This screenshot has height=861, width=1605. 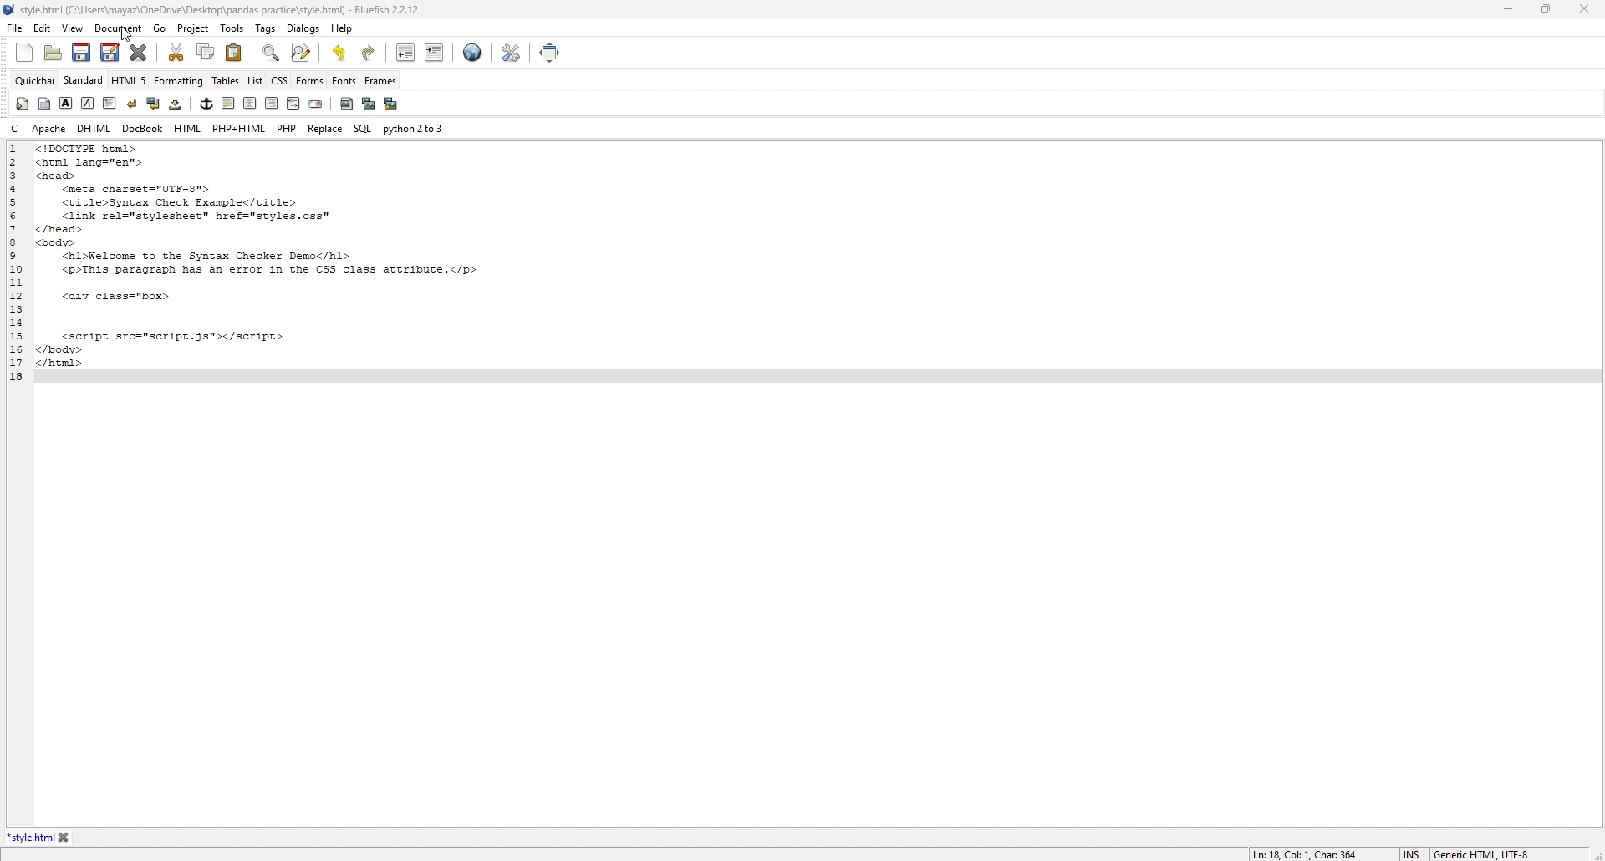 I want to click on document, so click(x=118, y=28).